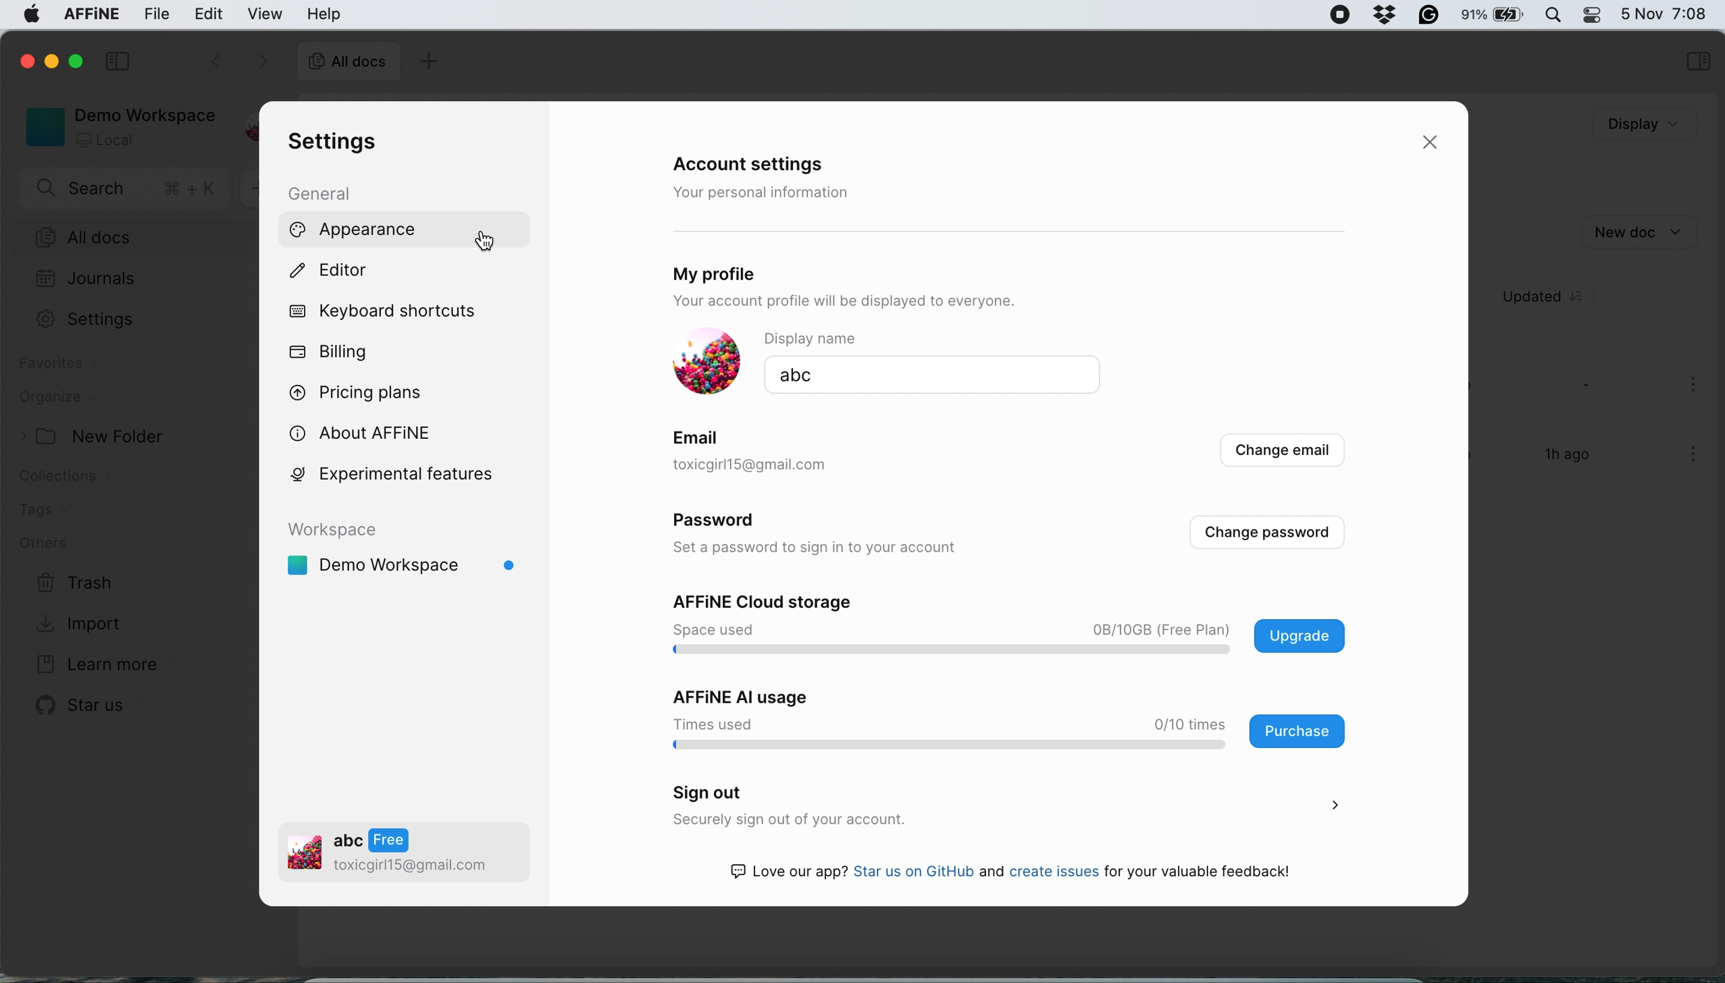 This screenshot has width=1725, height=983. What do you see at coordinates (1341, 15) in the screenshot?
I see `screen recorder` at bounding box center [1341, 15].